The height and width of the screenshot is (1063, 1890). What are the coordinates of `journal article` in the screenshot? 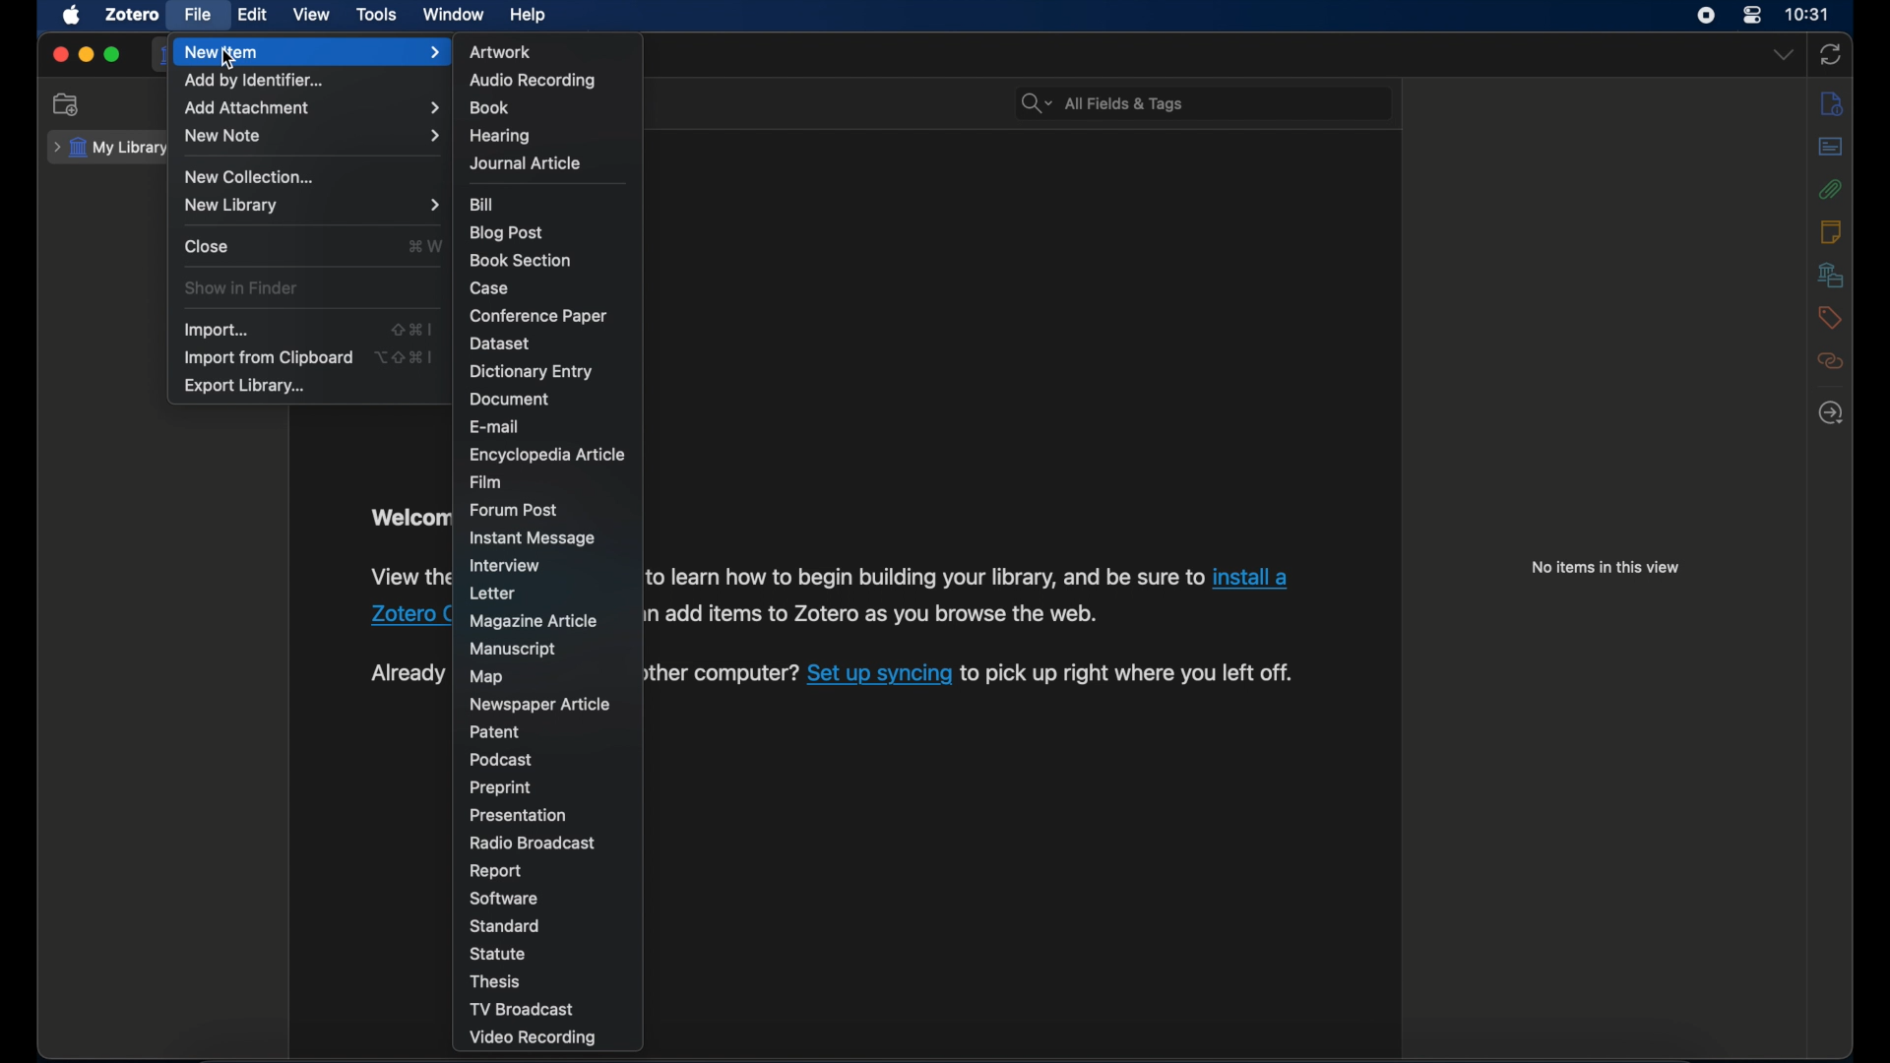 It's located at (524, 163).